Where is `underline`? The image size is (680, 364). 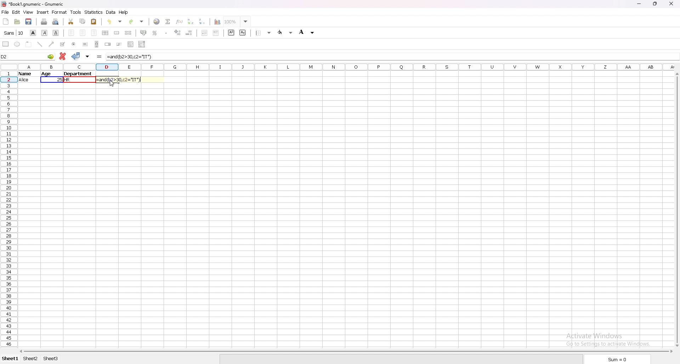
underline is located at coordinates (56, 33).